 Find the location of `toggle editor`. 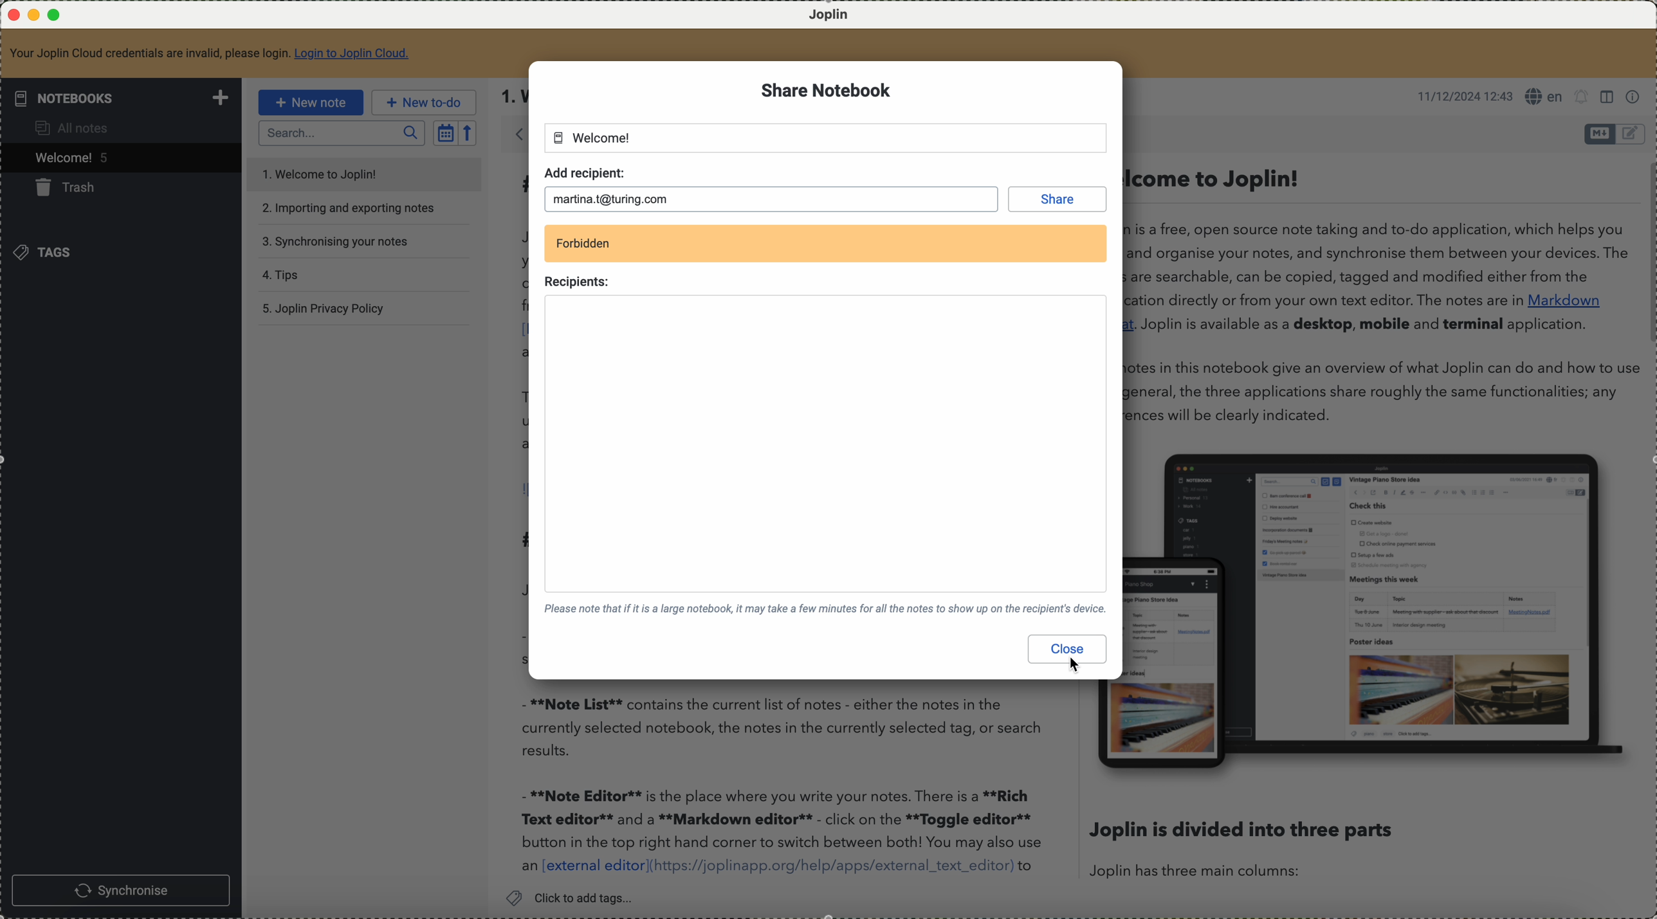

toggle editor is located at coordinates (1632, 134).